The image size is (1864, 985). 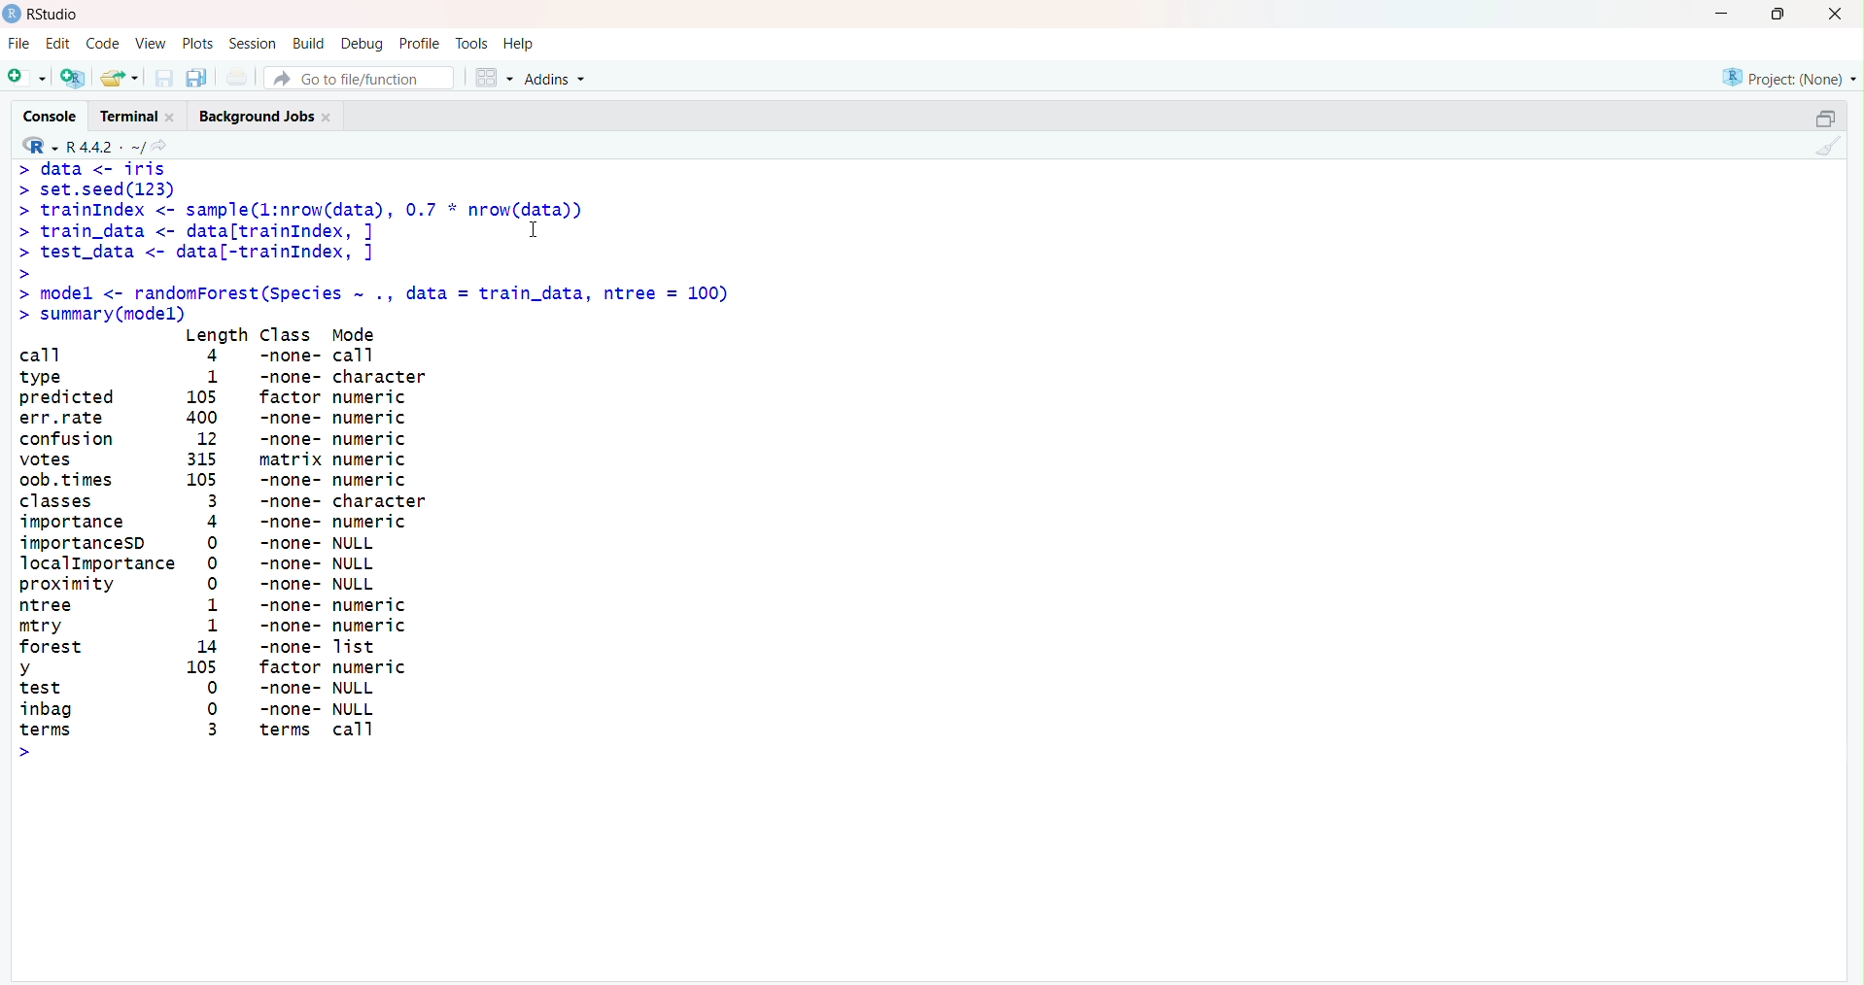 What do you see at coordinates (18, 293) in the screenshot?
I see `Prompt cursor` at bounding box center [18, 293].